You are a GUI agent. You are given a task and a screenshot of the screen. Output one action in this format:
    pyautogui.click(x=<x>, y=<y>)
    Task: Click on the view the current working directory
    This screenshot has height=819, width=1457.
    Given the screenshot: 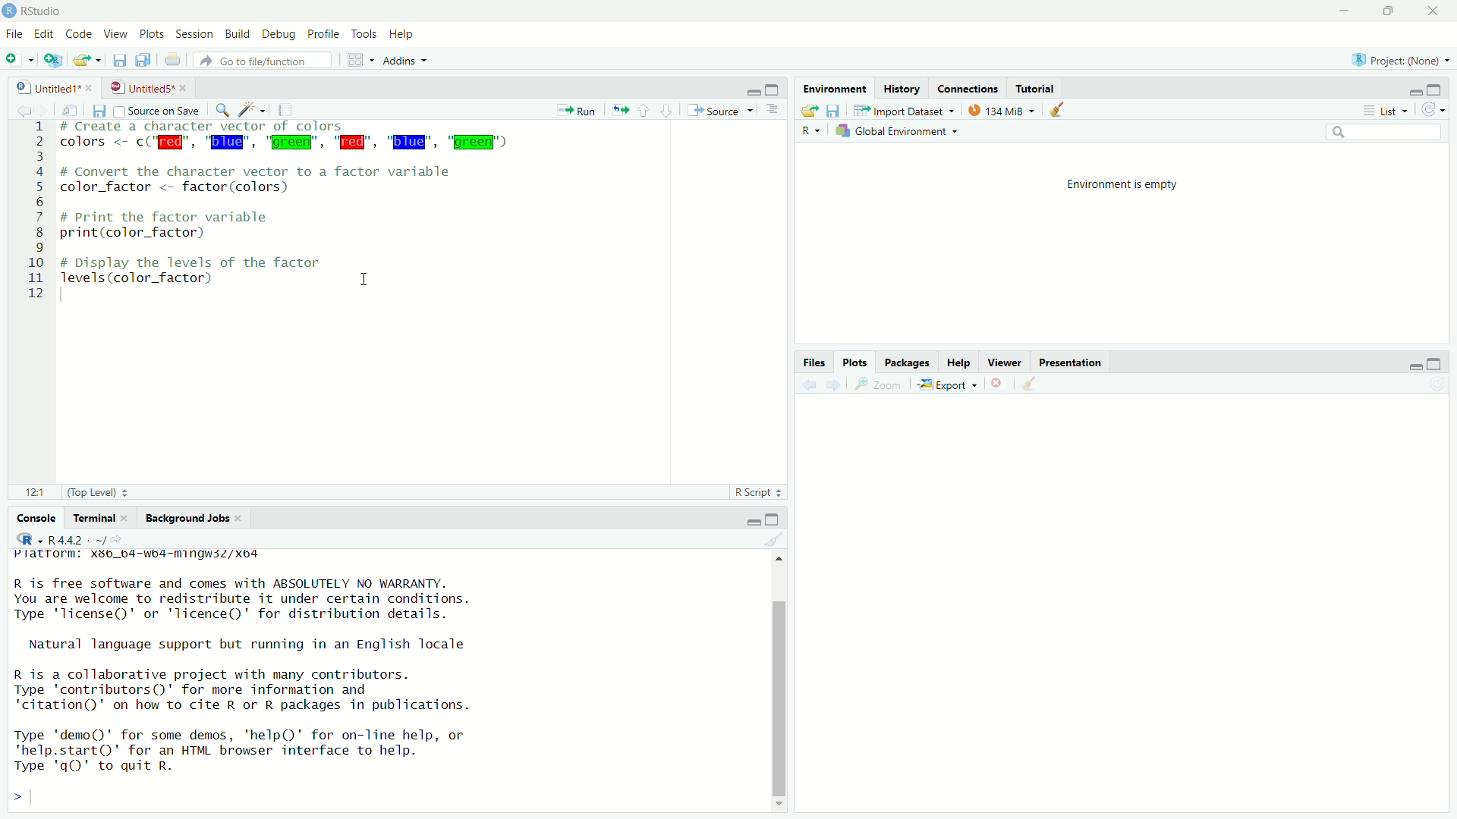 What is the action you would take?
    pyautogui.click(x=123, y=541)
    